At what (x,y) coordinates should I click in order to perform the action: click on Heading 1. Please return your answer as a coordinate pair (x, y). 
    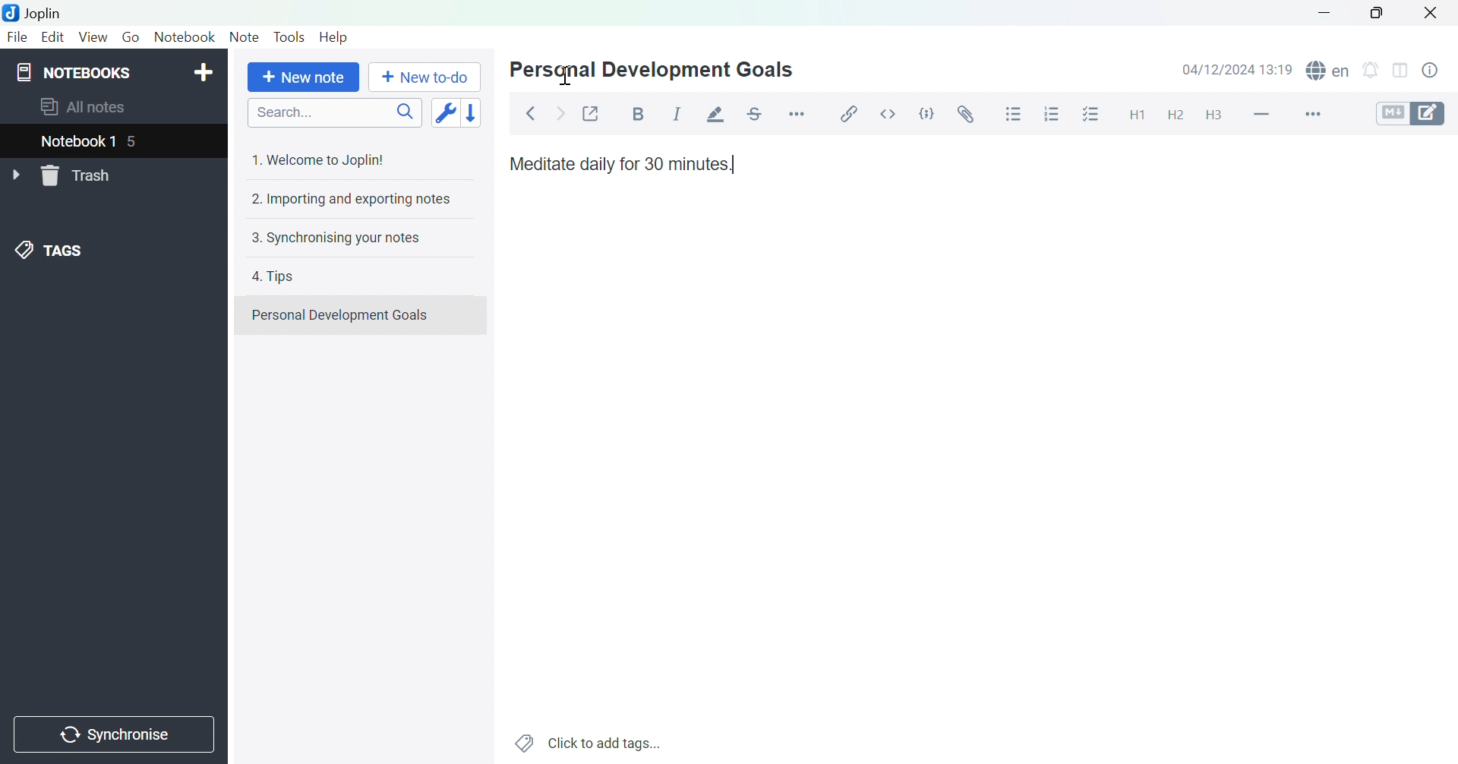
    Looking at the image, I should click on (1138, 116).